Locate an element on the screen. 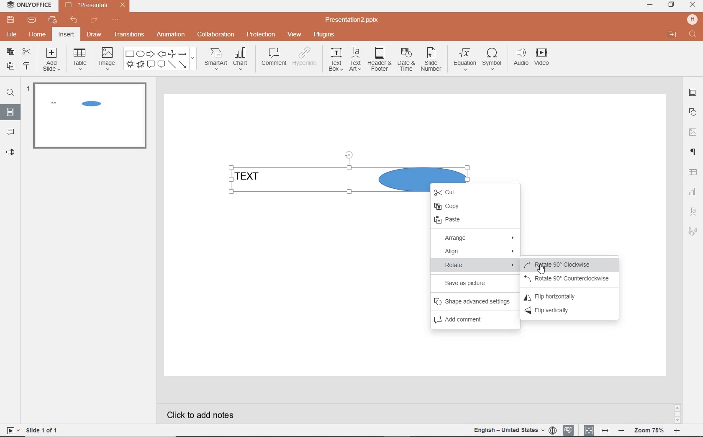 The height and width of the screenshot is (437, 703). copy is located at coordinates (10, 51).